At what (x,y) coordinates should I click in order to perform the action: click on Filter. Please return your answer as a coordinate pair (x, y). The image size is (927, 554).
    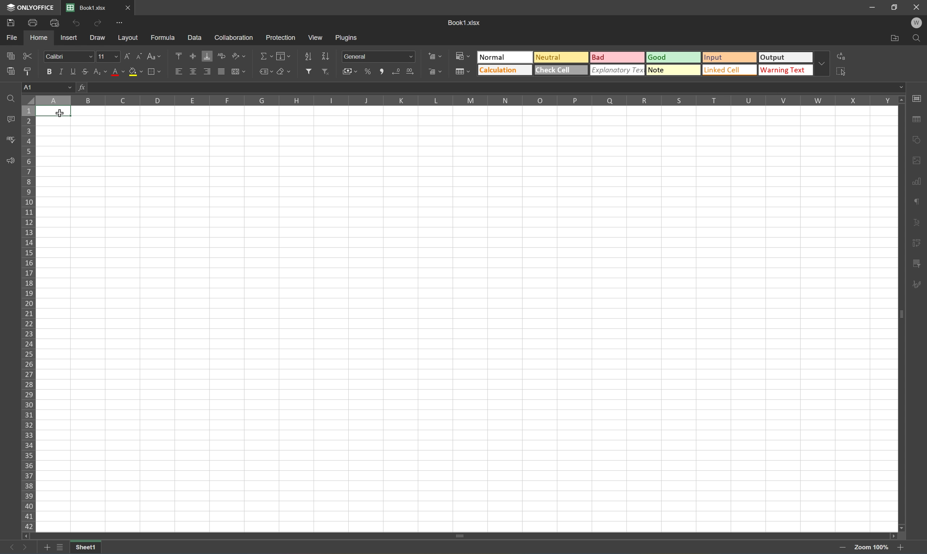
    Looking at the image, I should click on (308, 71).